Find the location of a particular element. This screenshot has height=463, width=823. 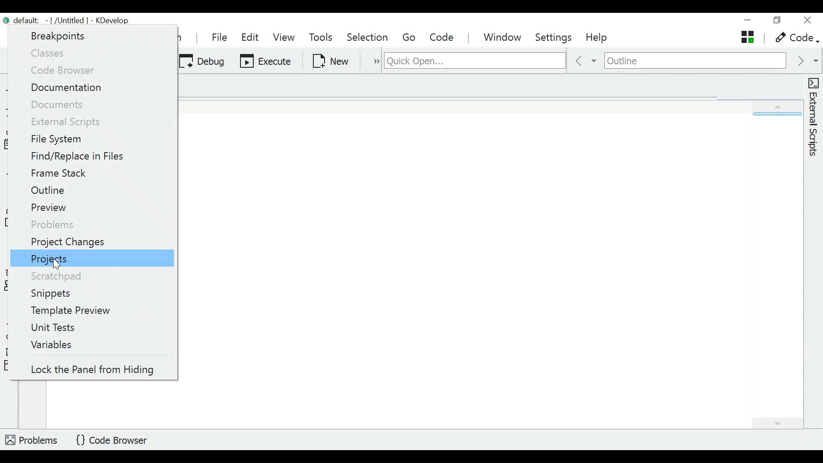

Execute is located at coordinates (266, 61).